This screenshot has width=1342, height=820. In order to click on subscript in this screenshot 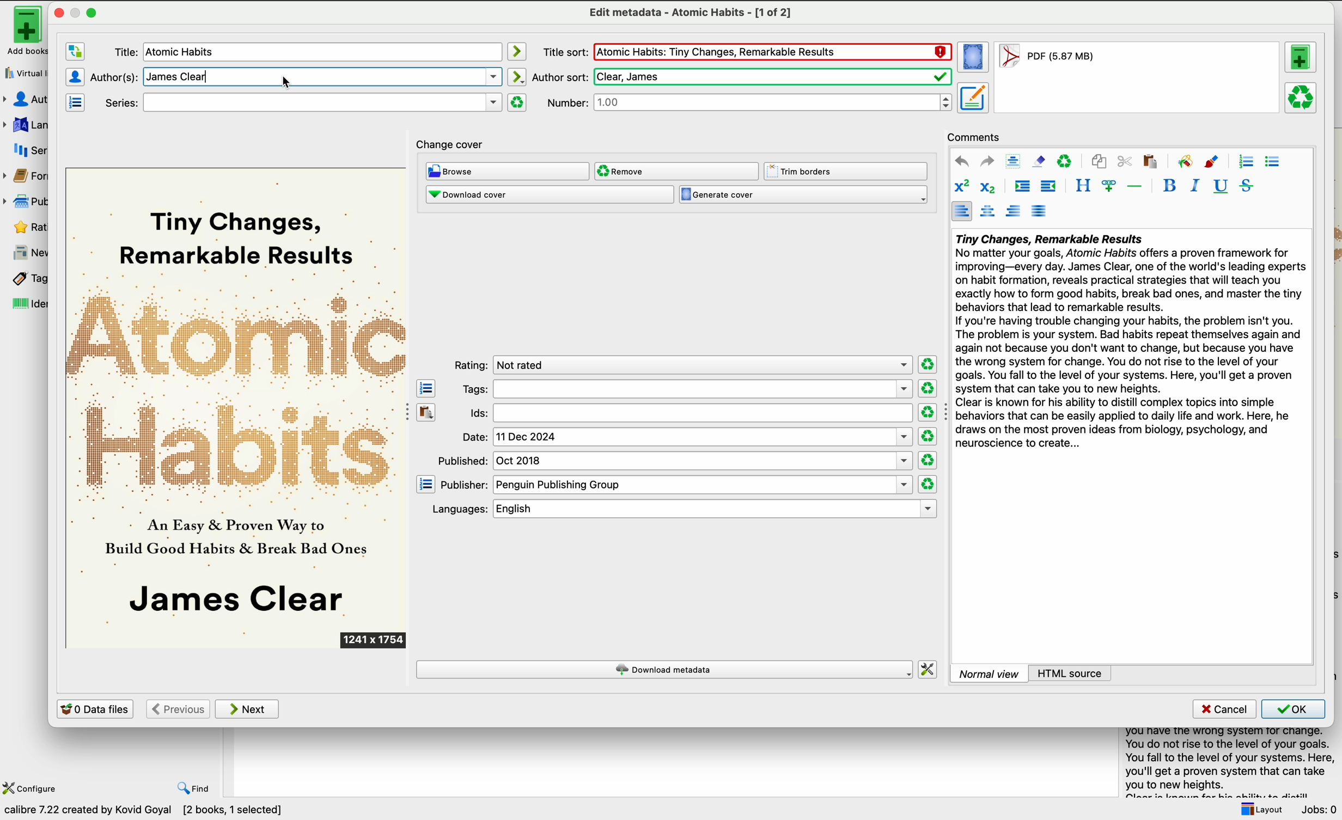, I will do `click(990, 187)`.